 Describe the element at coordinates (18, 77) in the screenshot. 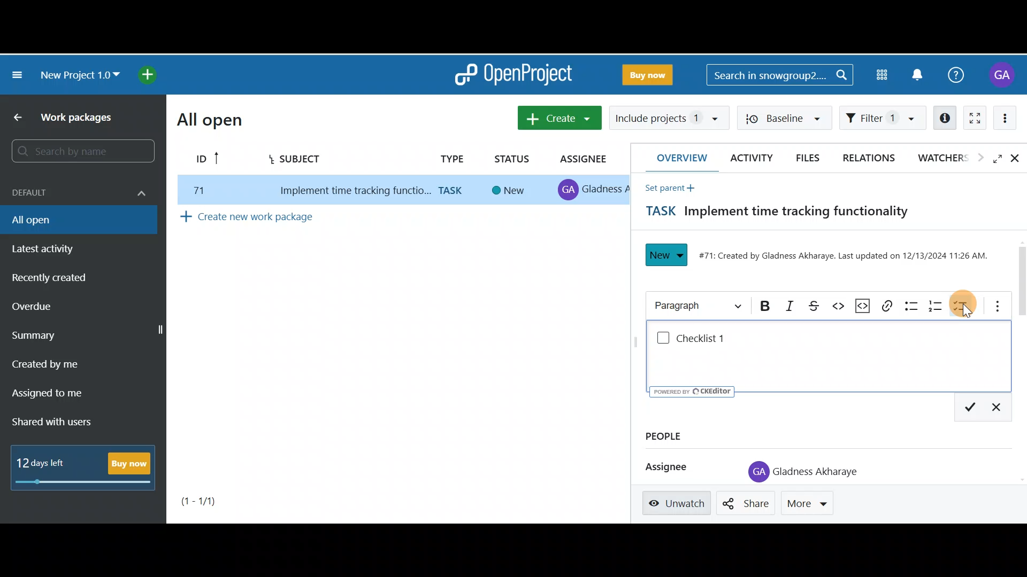

I see `Collapse project menu` at that location.